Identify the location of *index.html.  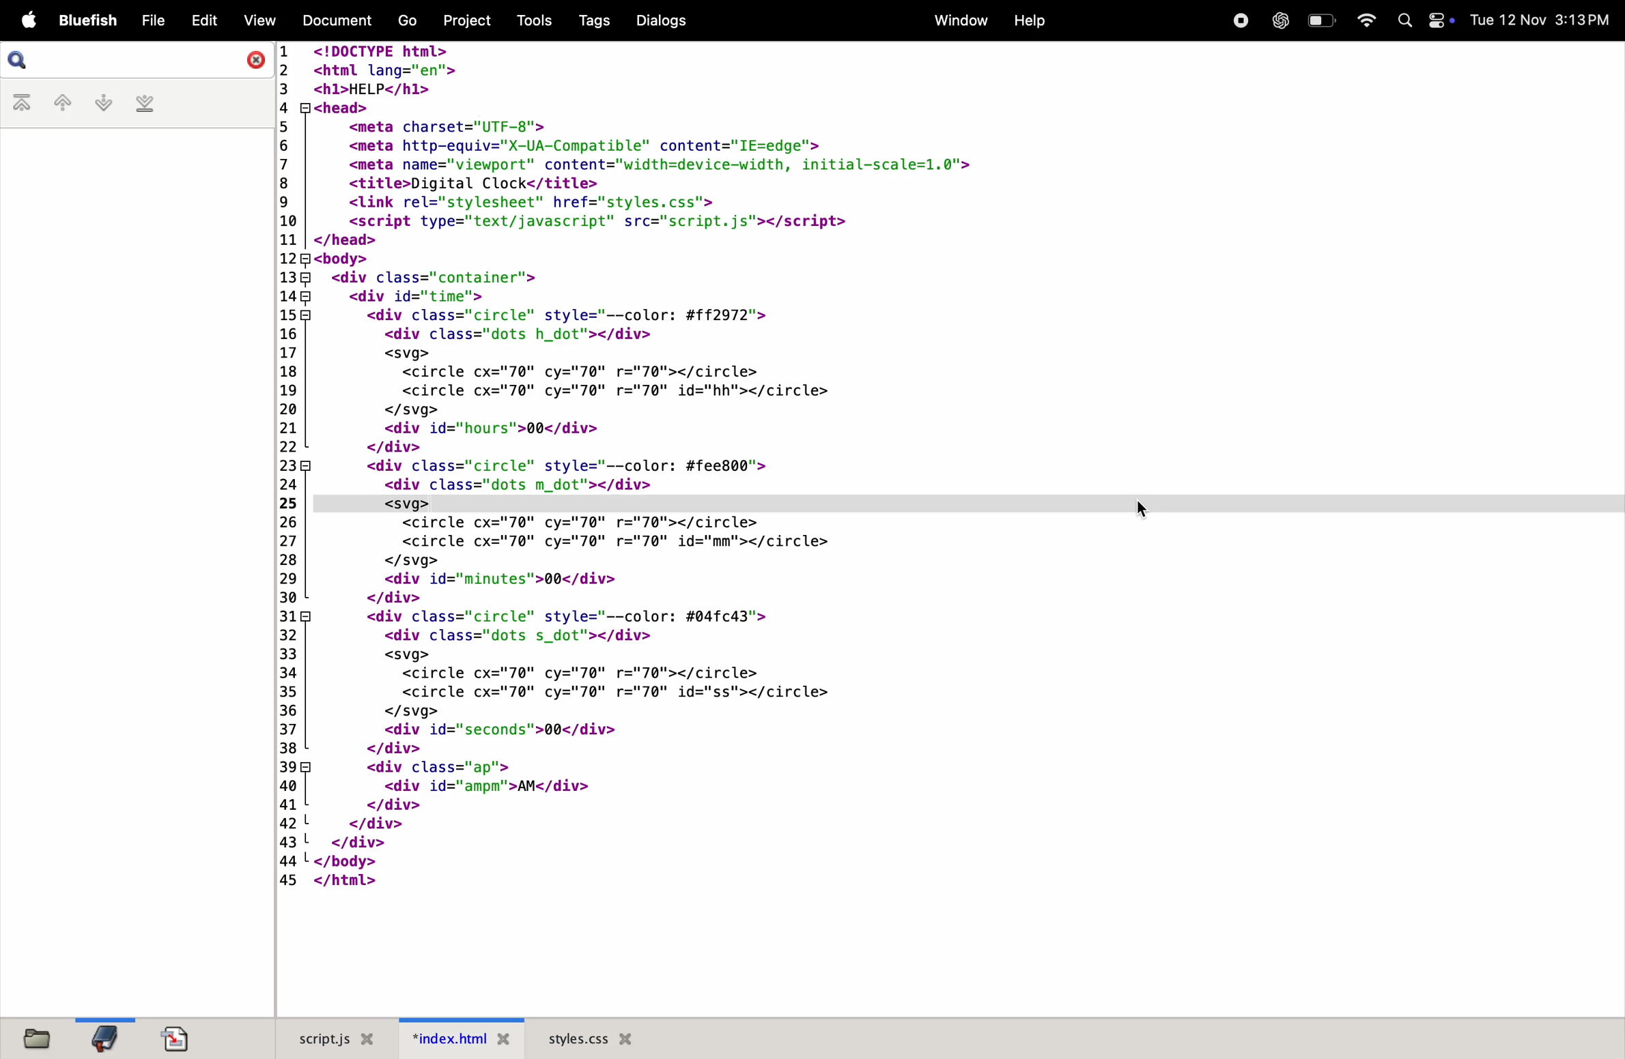
(456, 1038).